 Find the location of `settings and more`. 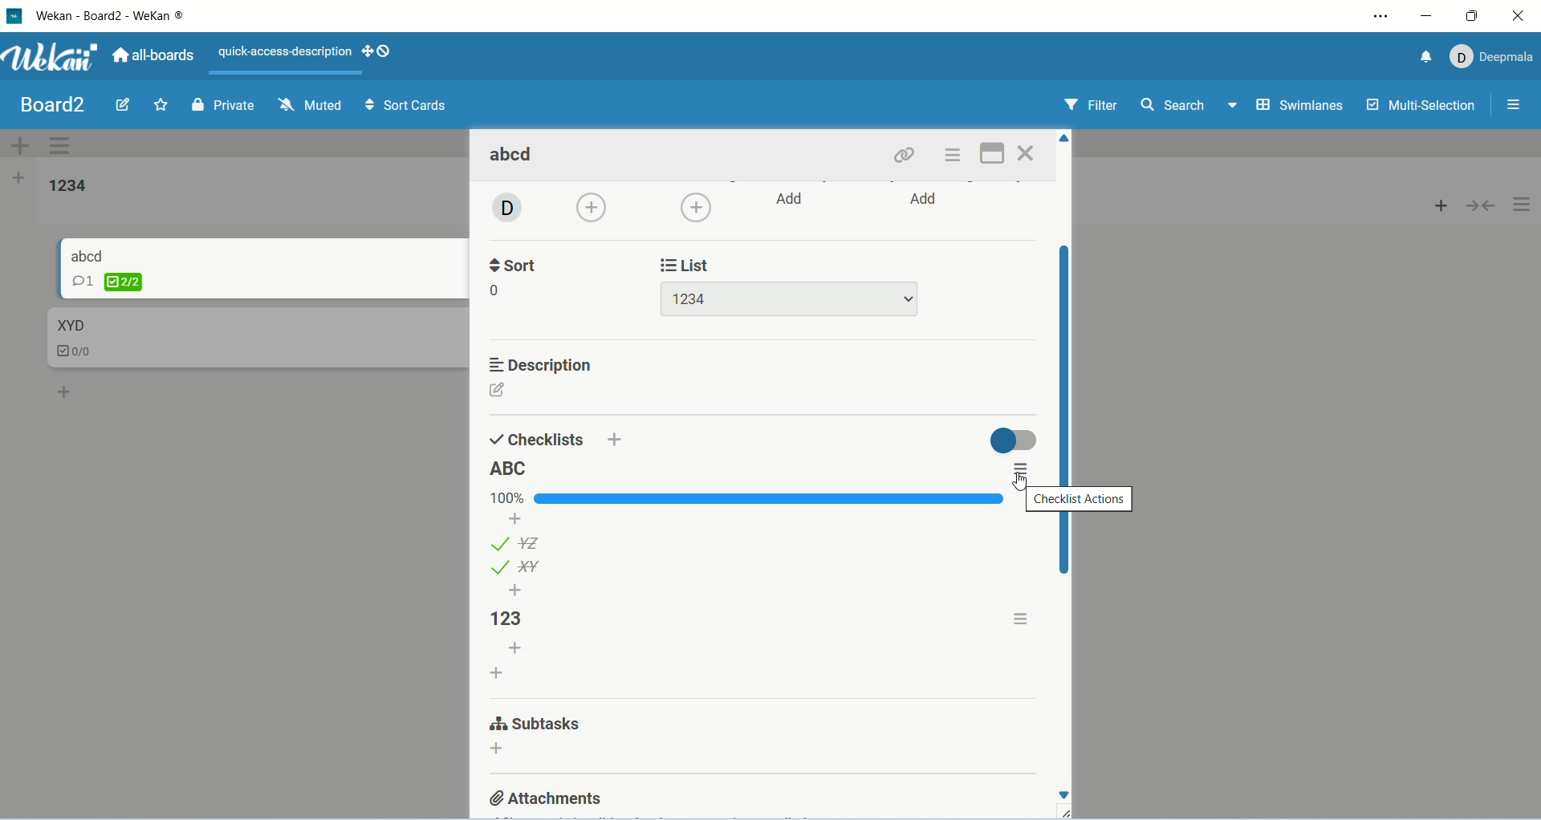

settings and more is located at coordinates (1380, 18).